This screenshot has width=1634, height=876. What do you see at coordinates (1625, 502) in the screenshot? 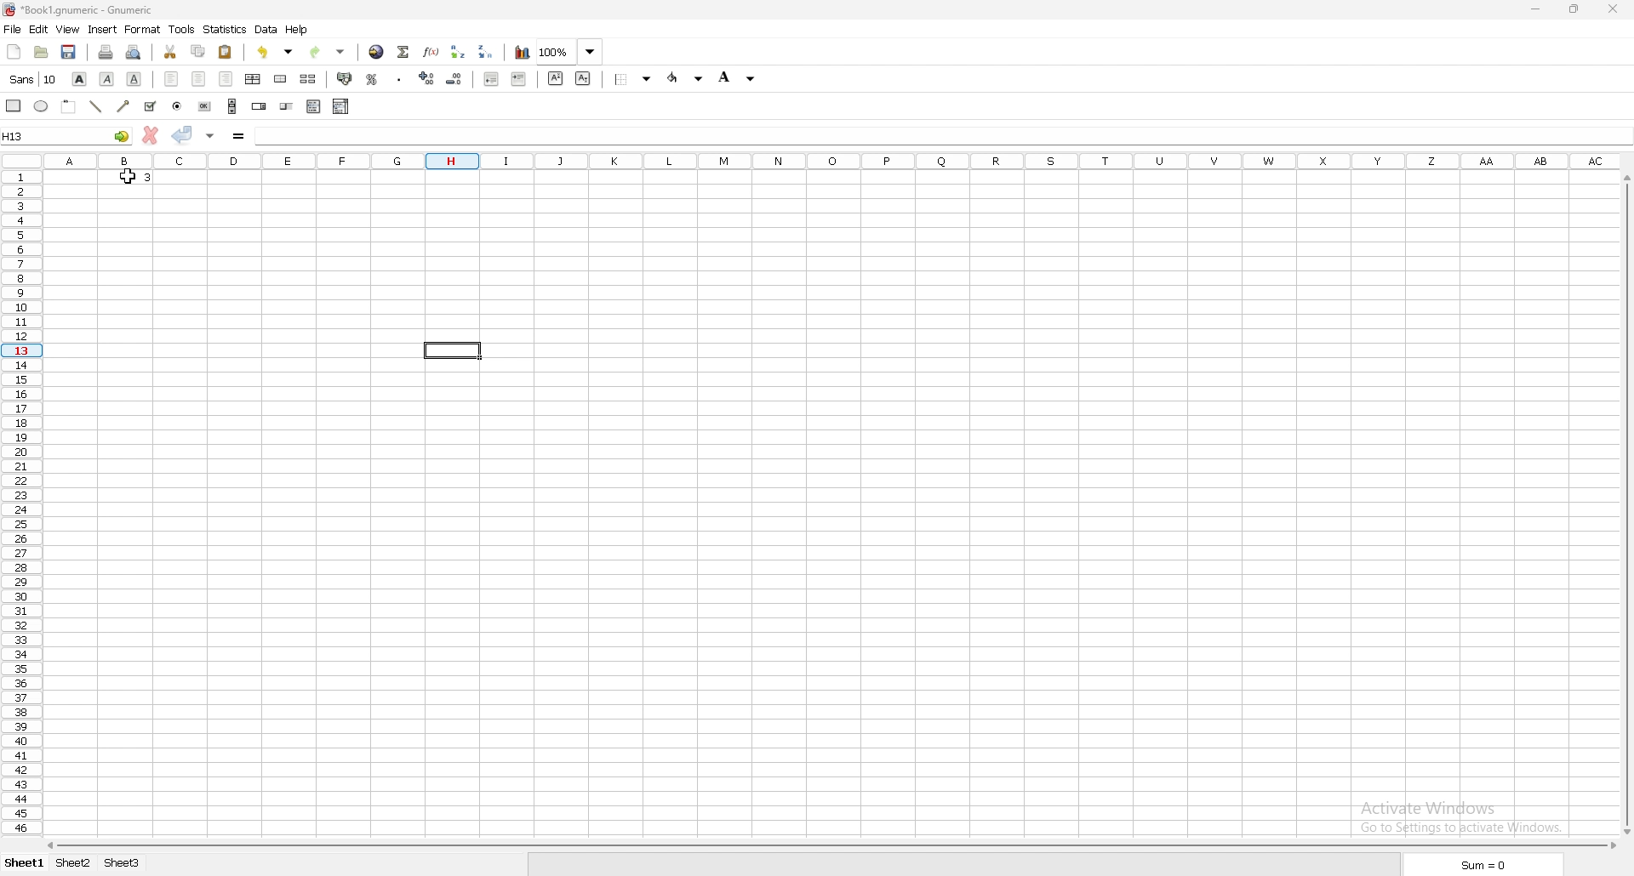
I see `scroll bar` at bounding box center [1625, 502].